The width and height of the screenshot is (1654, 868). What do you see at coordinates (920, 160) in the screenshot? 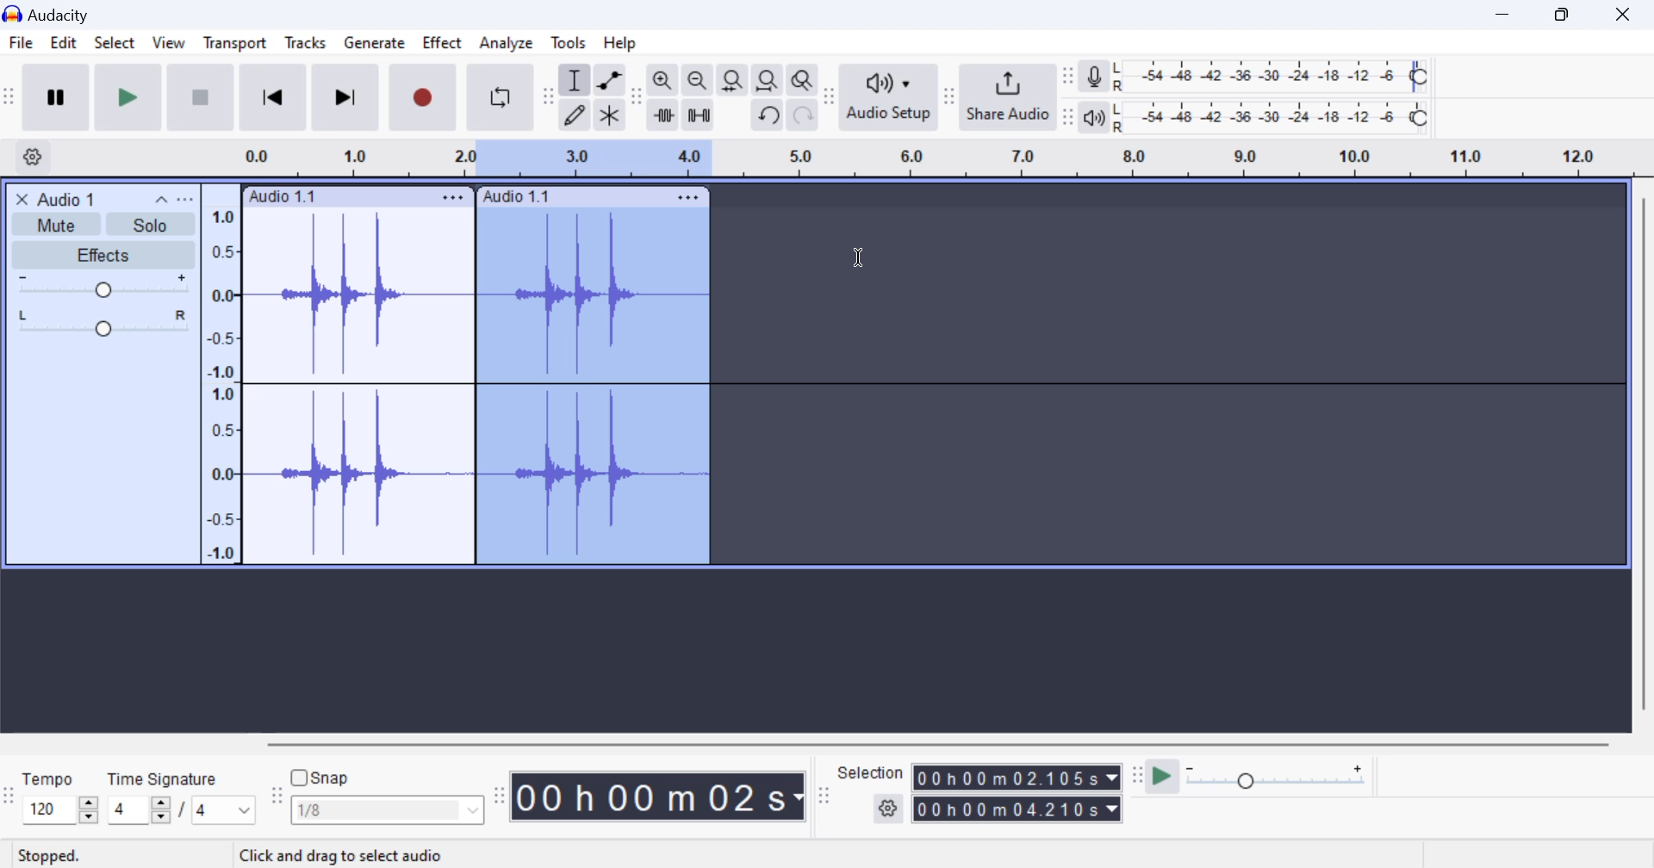
I see `Clip Timeline` at bounding box center [920, 160].